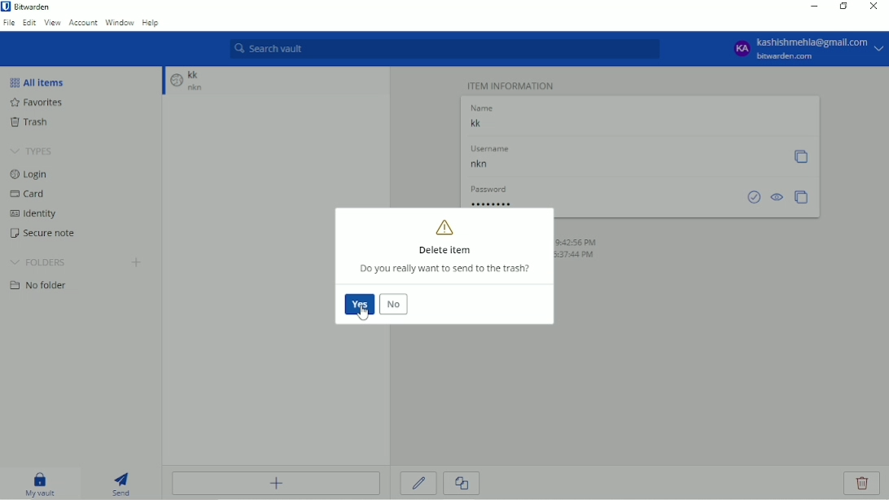 Image resolution: width=889 pixels, height=500 pixels. Describe the element at coordinates (585, 256) in the screenshot. I see `37:44 PM` at that location.